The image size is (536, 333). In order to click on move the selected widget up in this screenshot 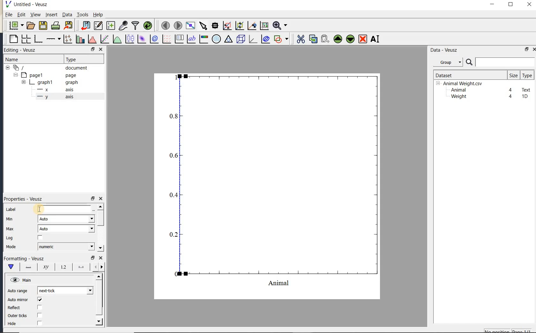, I will do `click(338, 39)`.